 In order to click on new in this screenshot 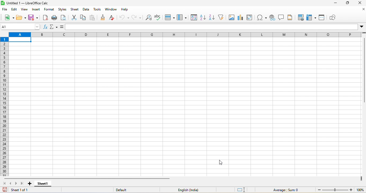, I will do `click(9, 18)`.